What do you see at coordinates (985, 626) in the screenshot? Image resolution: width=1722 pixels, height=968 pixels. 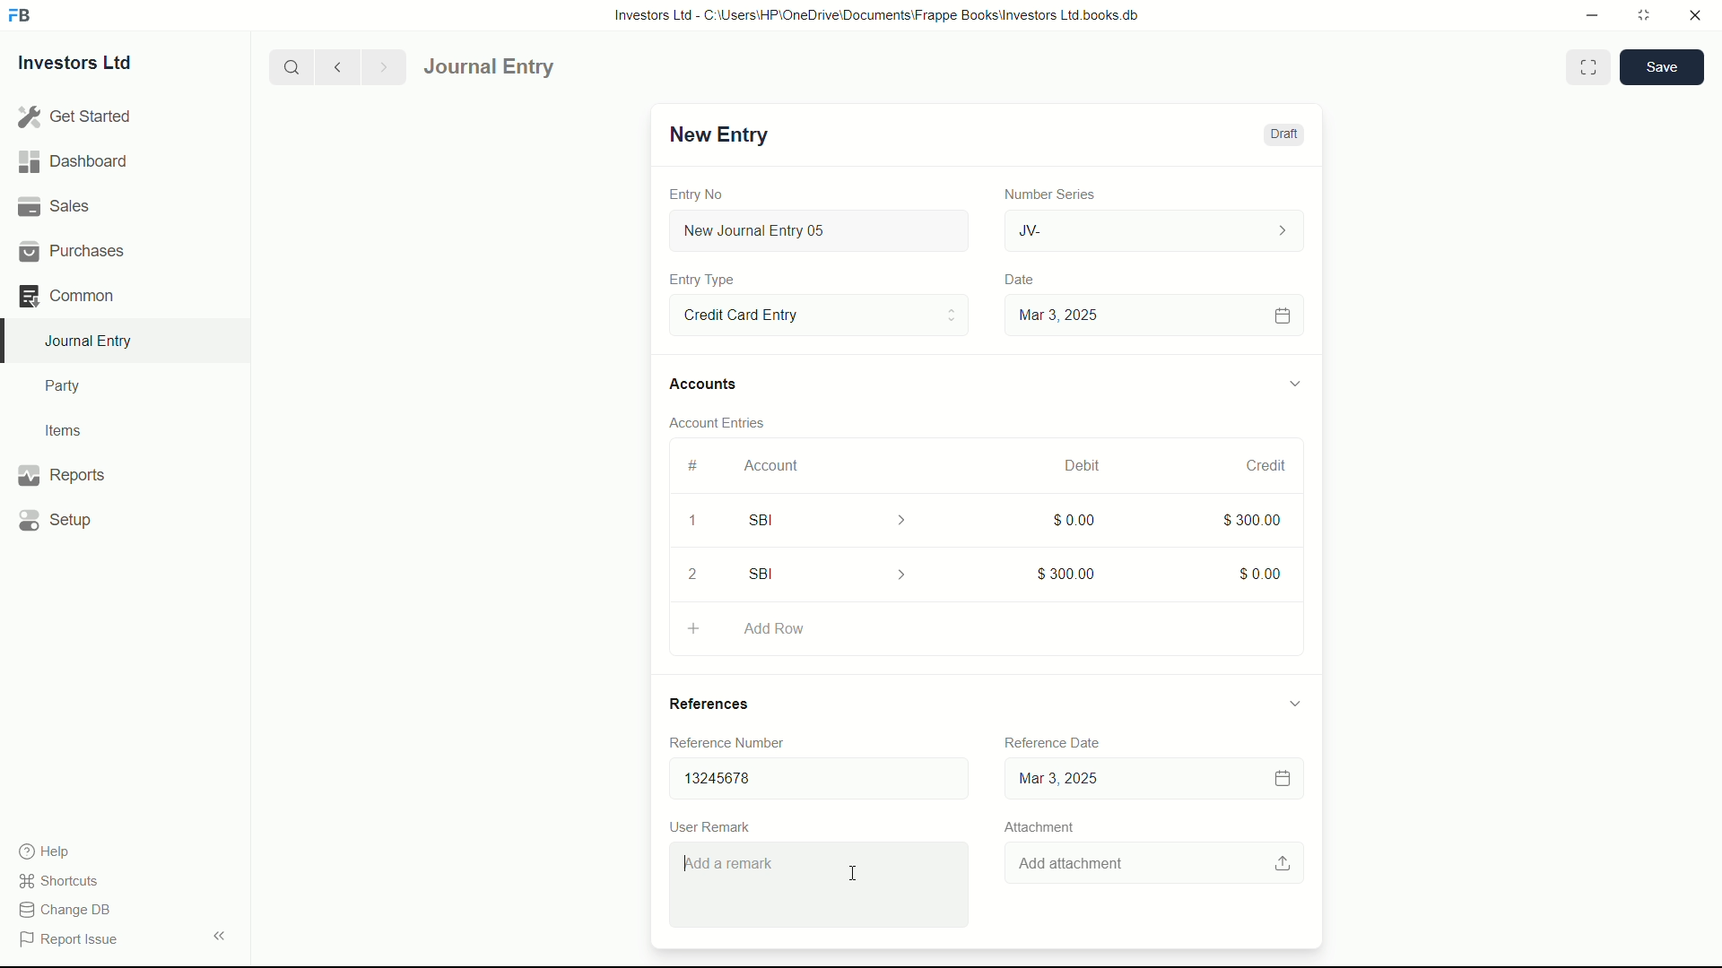 I see `Add Row` at bounding box center [985, 626].